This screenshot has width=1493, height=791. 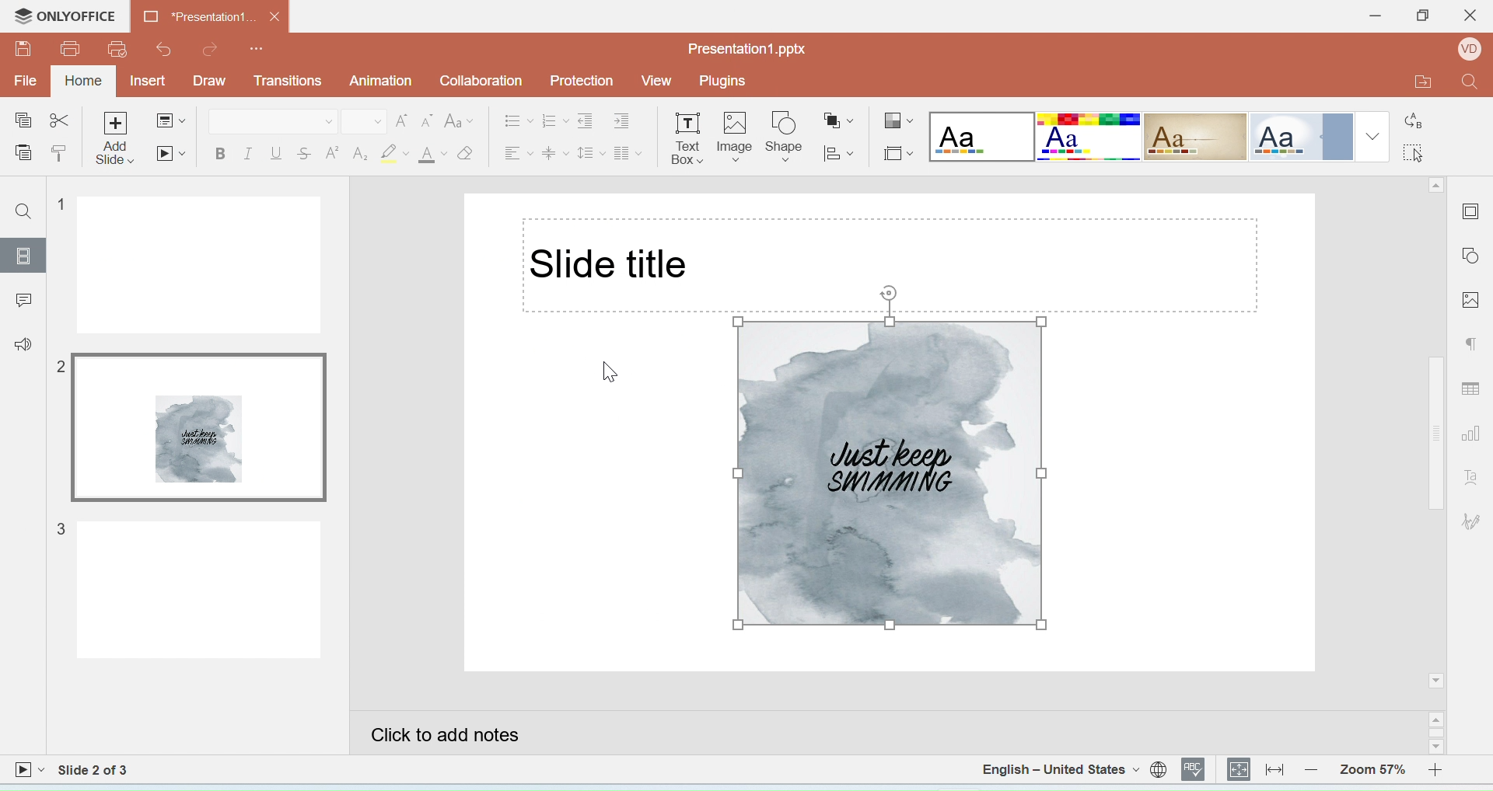 What do you see at coordinates (397, 154) in the screenshot?
I see `Highlight color` at bounding box center [397, 154].